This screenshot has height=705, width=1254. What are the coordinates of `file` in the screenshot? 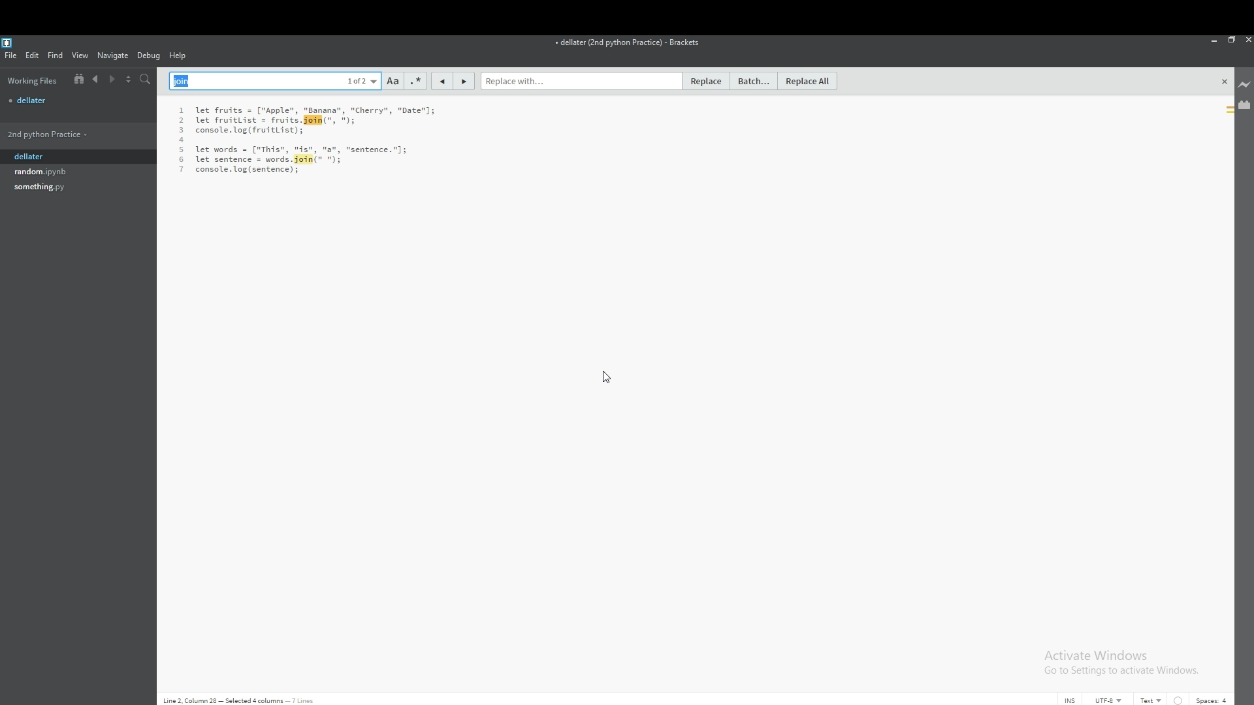 It's located at (77, 100).